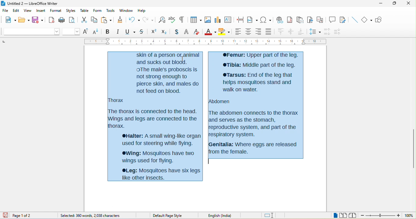  What do you see at coordinates (312, 216) in the screenshot?
I see `level 1` at bounding box center [312, 216].